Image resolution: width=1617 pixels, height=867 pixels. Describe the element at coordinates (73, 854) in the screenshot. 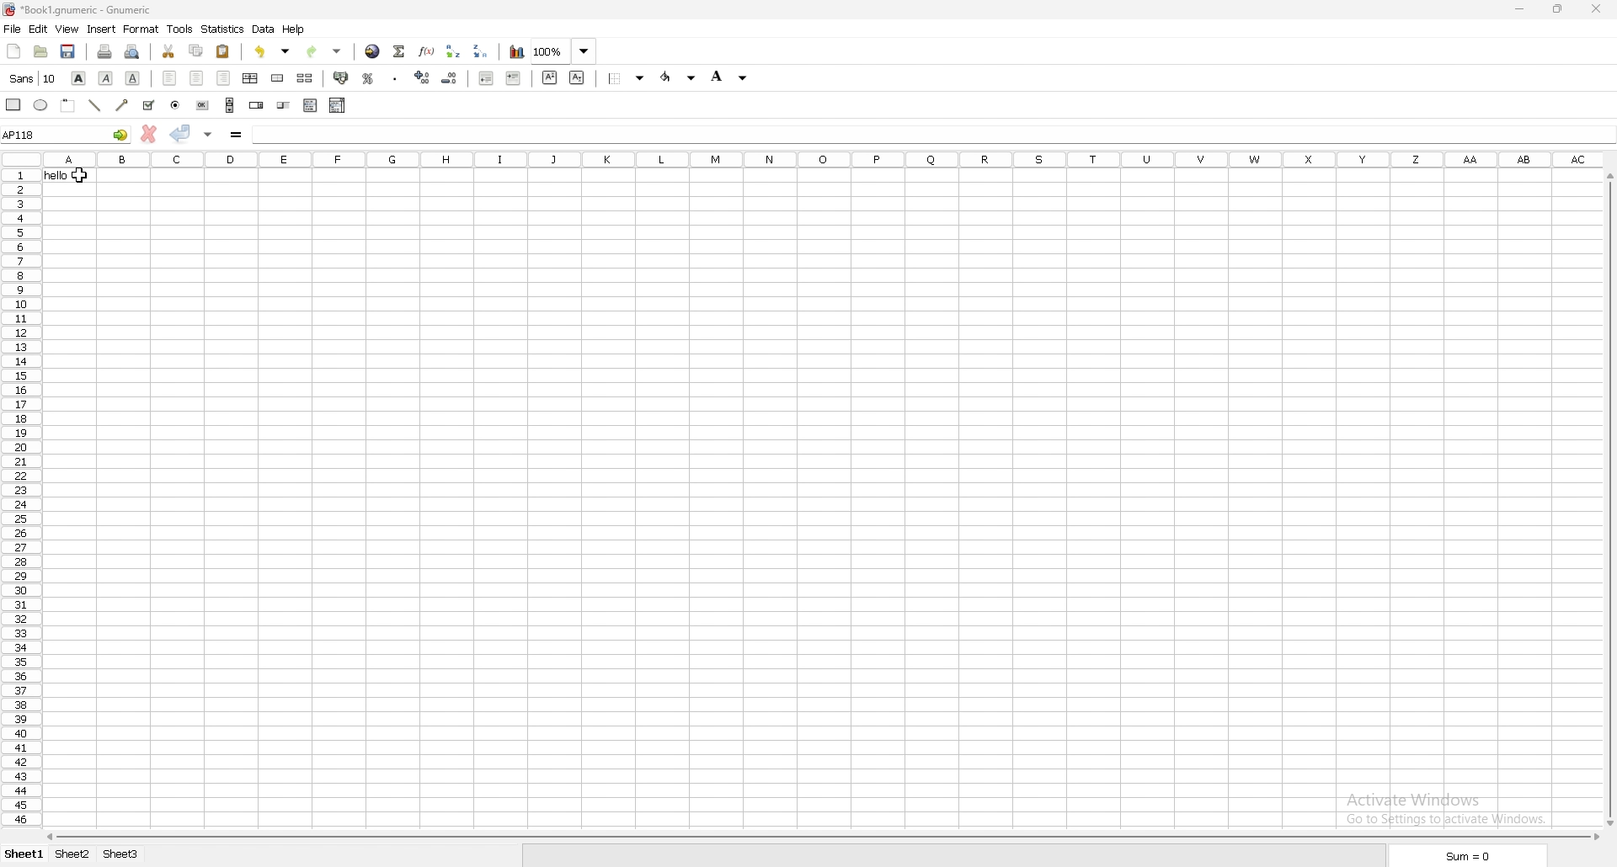

I see `sheet 2` at that location.